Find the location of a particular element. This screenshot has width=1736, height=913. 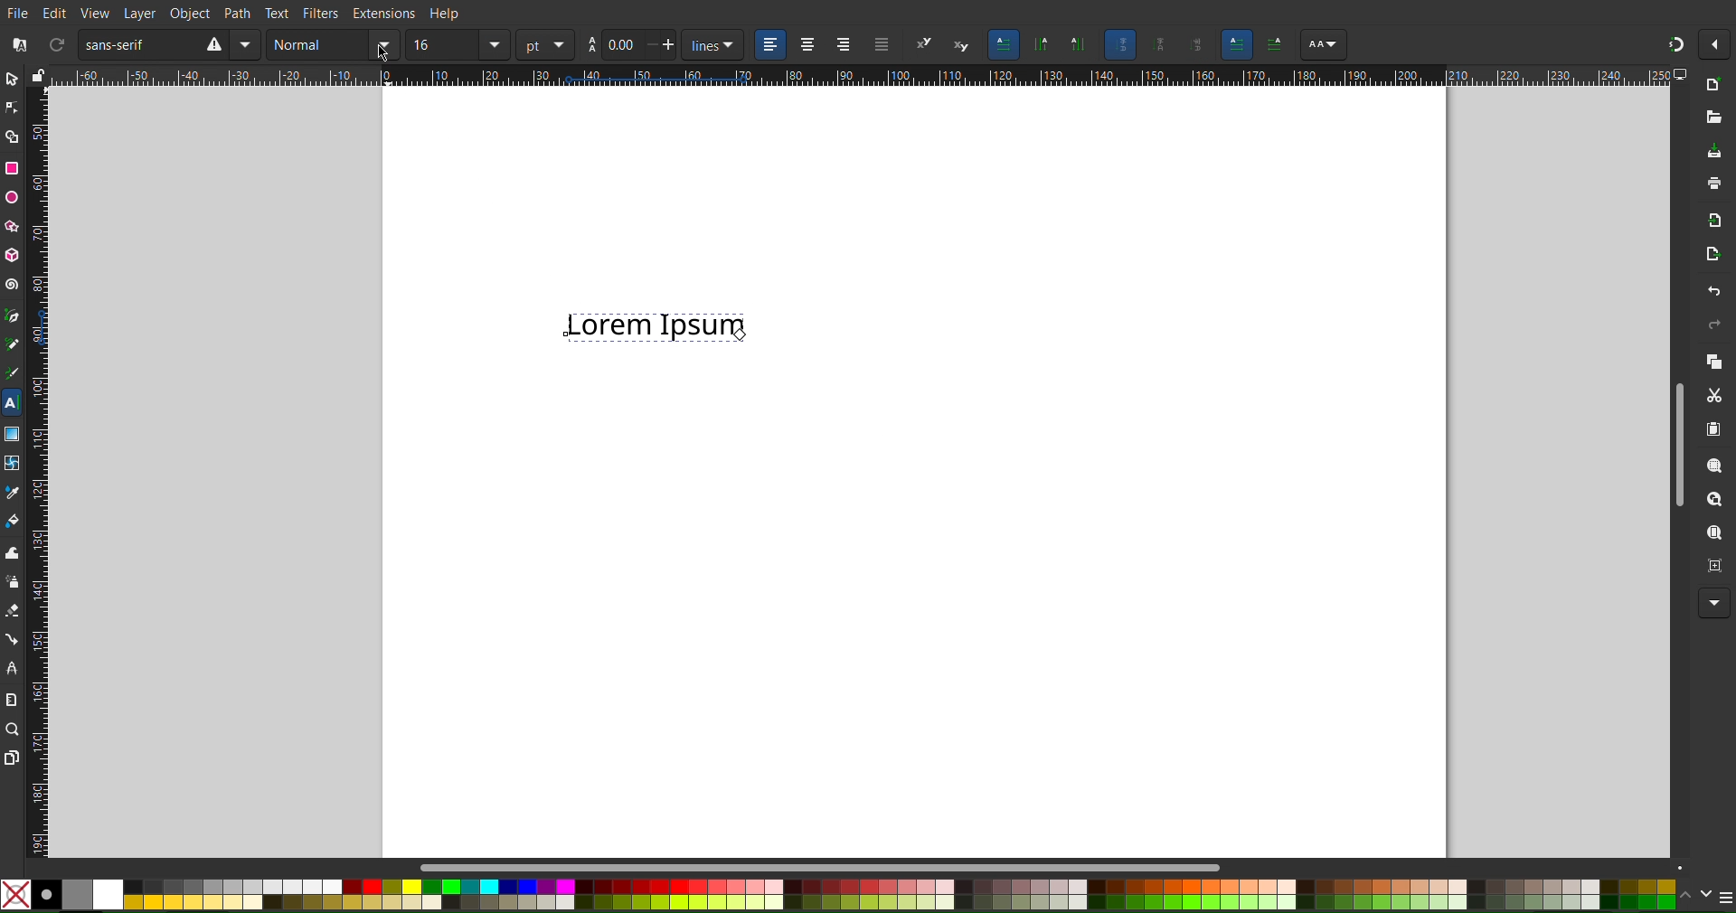

Select is located at coordinates (13, 79).